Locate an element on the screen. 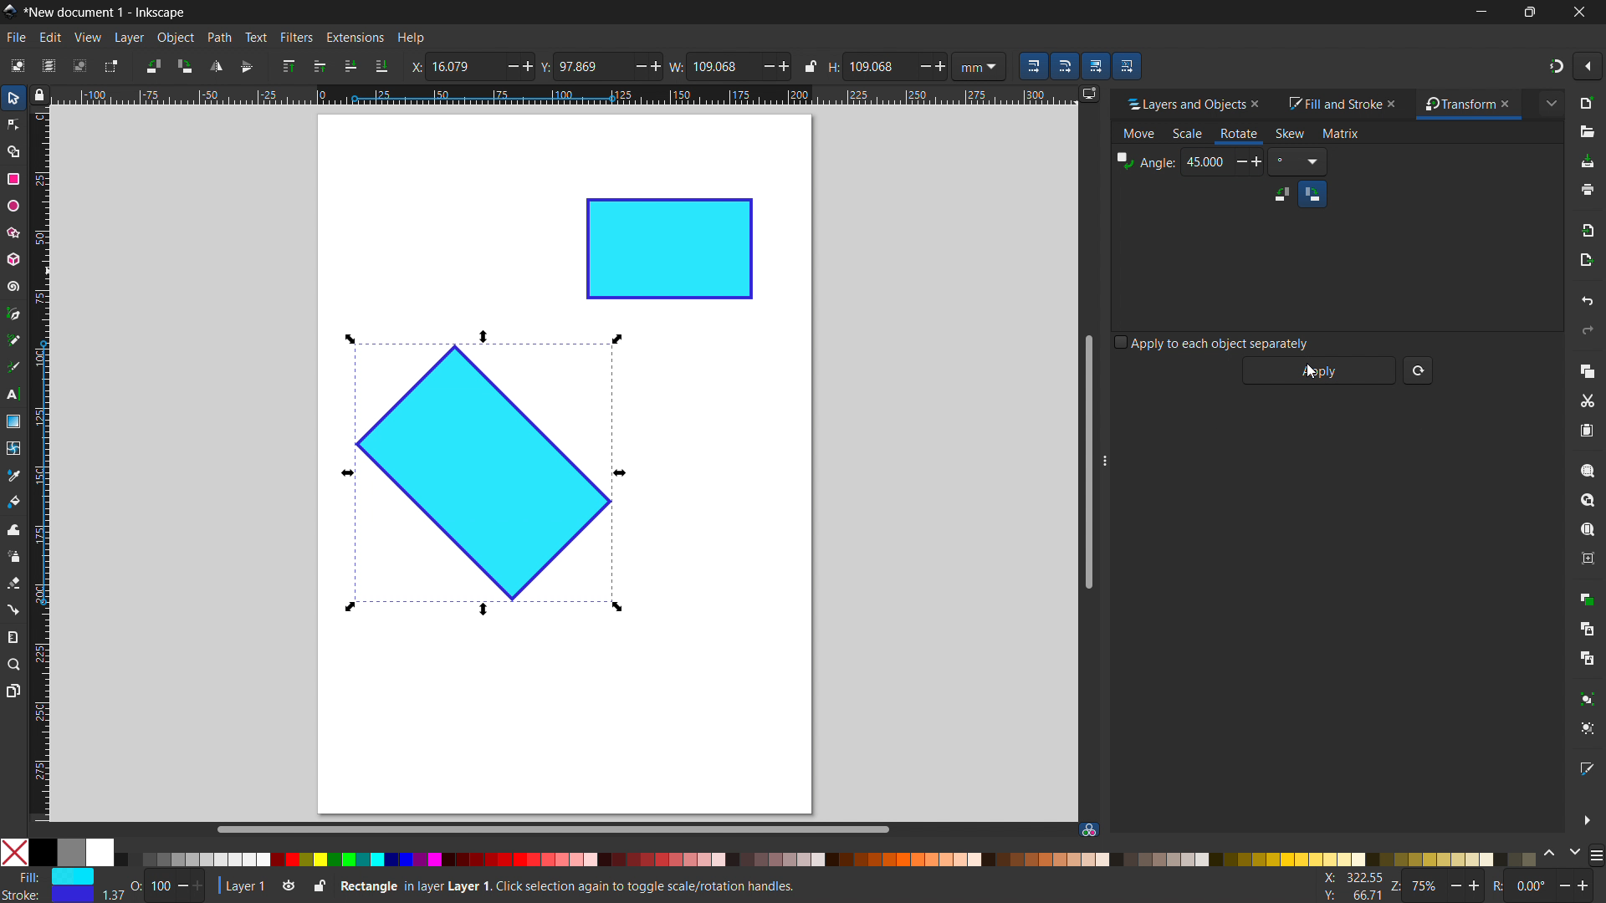  deselect is located at coordinates (80, 65).